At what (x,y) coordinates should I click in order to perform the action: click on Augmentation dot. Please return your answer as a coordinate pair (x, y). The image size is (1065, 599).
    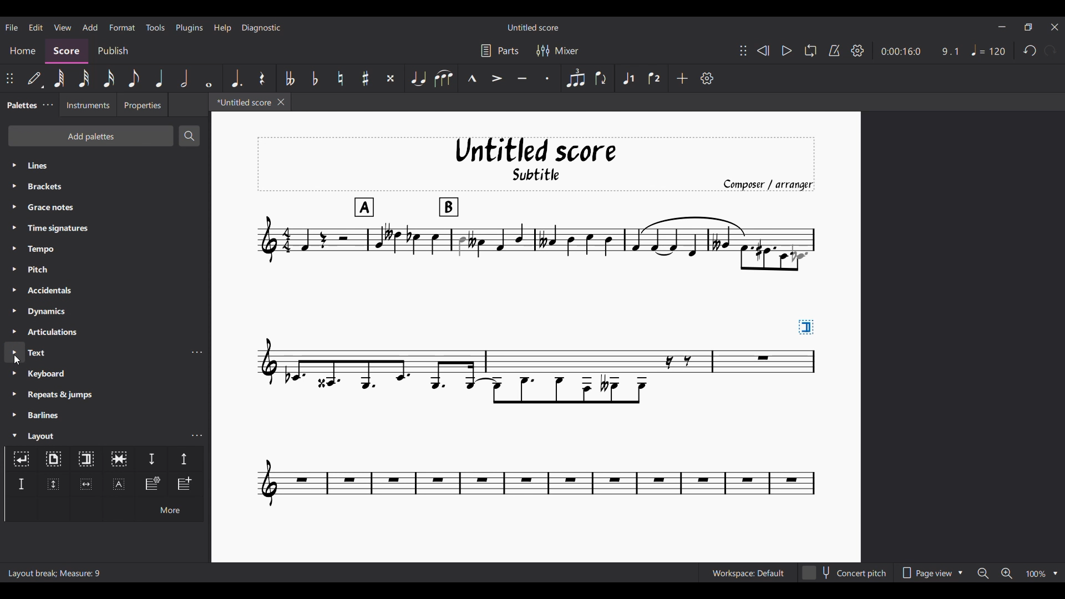
    Looking at the image, I should click on (235, 78).